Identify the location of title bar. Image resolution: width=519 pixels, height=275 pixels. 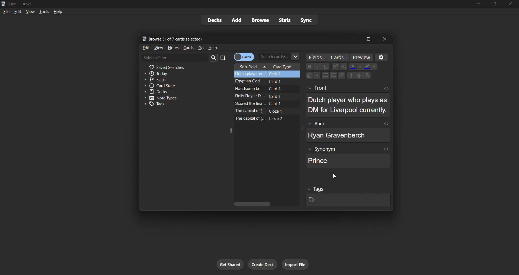
(243, 39).